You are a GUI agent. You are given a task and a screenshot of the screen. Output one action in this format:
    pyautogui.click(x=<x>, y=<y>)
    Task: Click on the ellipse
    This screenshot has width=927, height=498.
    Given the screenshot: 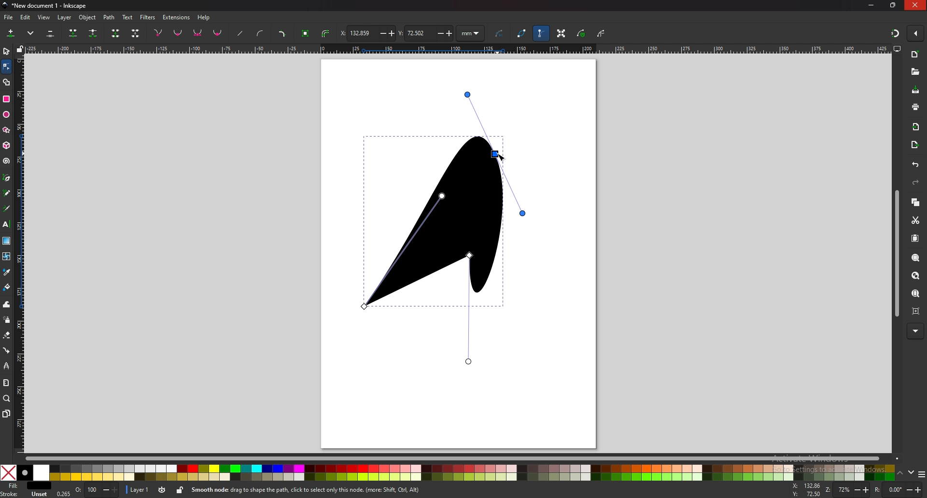 What is the action you would take?
    pyautogui.click(x=7, y=113)
    